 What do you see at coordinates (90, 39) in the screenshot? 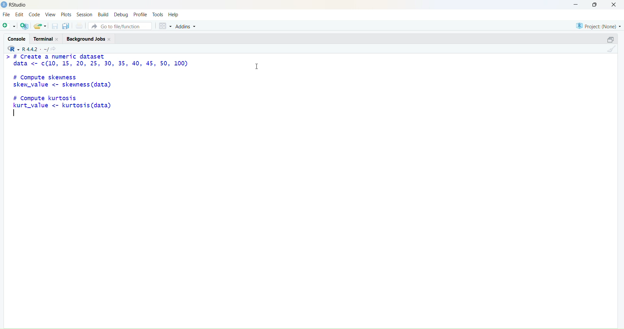
I see `Background Jobs` at bounding box center [90, 39].